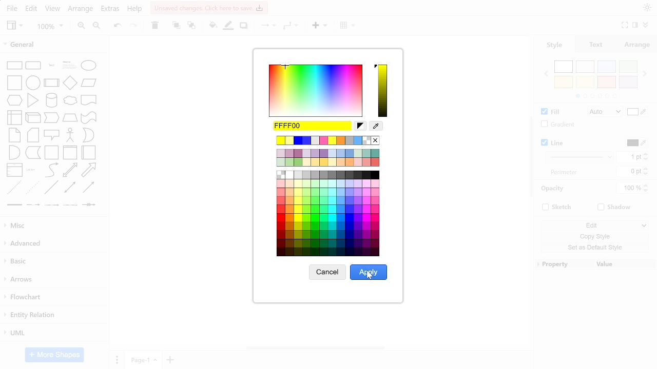 The height and width of the screenshot is (369, 657). I want to click on color picker, so click(377, 126).